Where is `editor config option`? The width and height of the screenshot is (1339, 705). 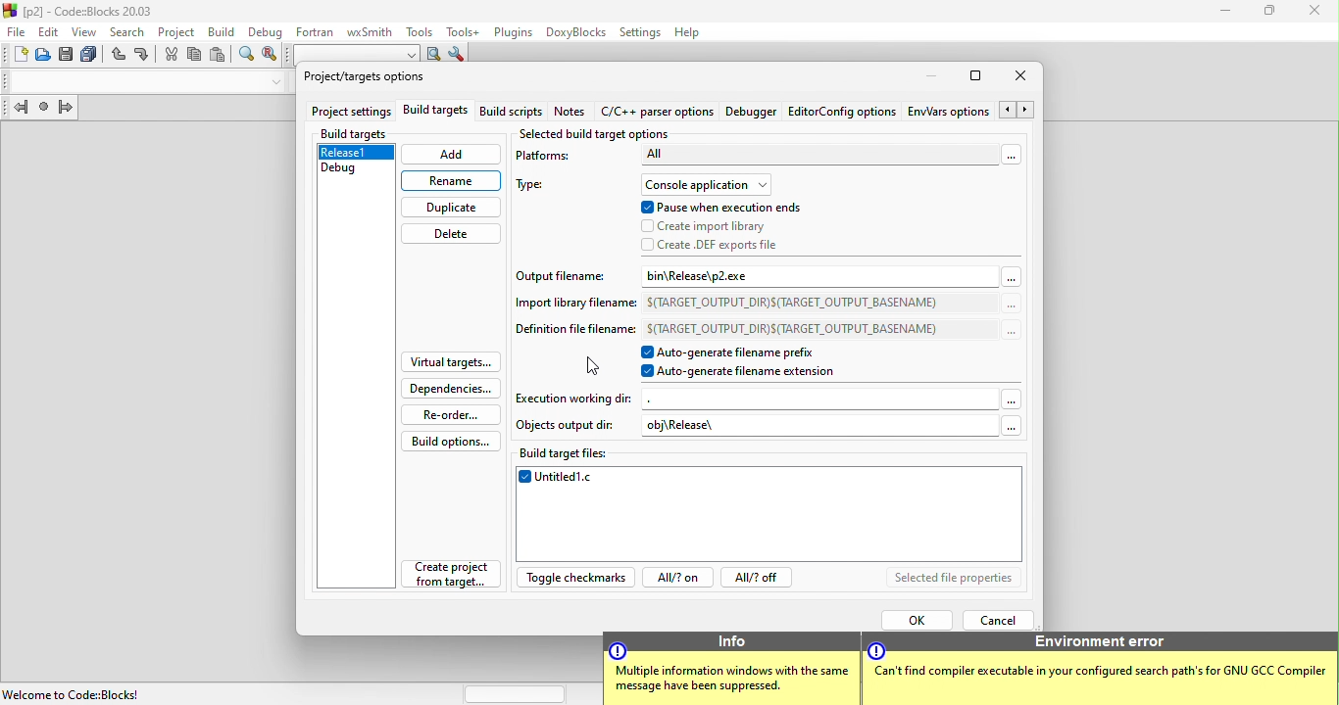 editor config option is located at coordinates (841, 112).